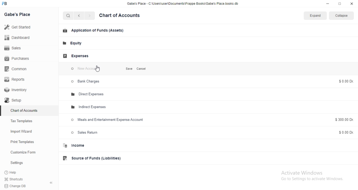  I want to click on Search, so click(69, 16).